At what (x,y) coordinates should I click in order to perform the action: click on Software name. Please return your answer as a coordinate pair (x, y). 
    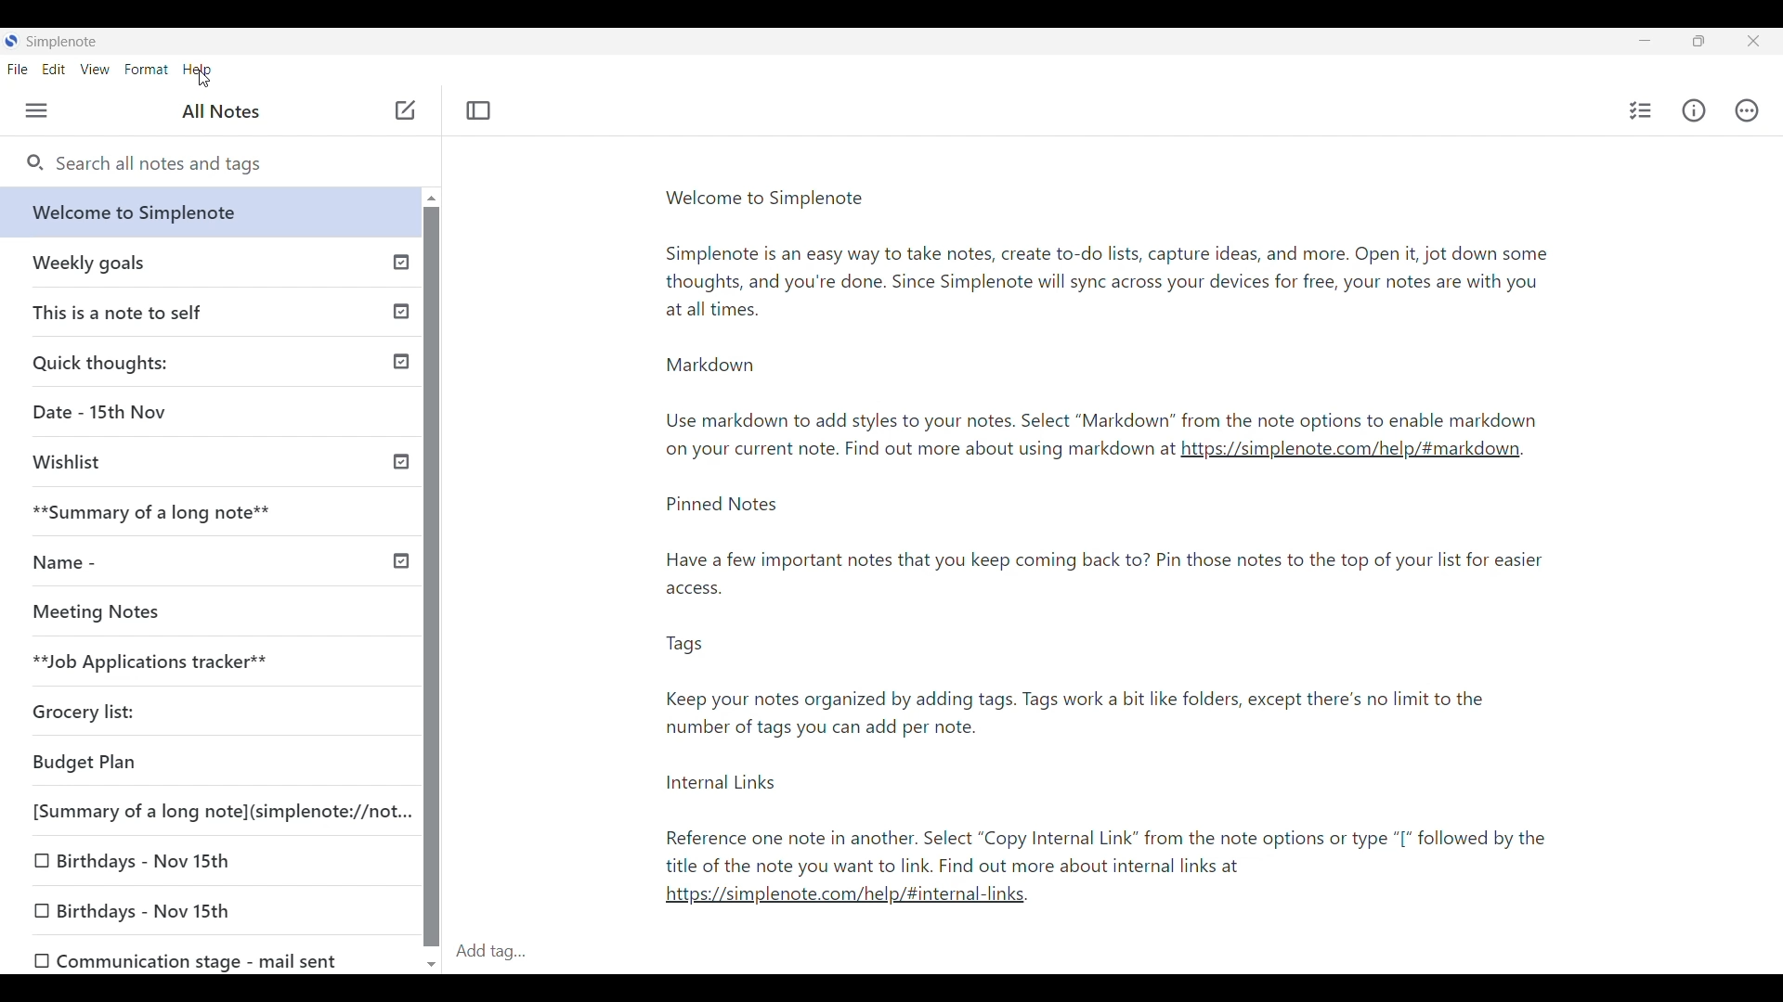
    Looking at the image, I should click on (62, 43).